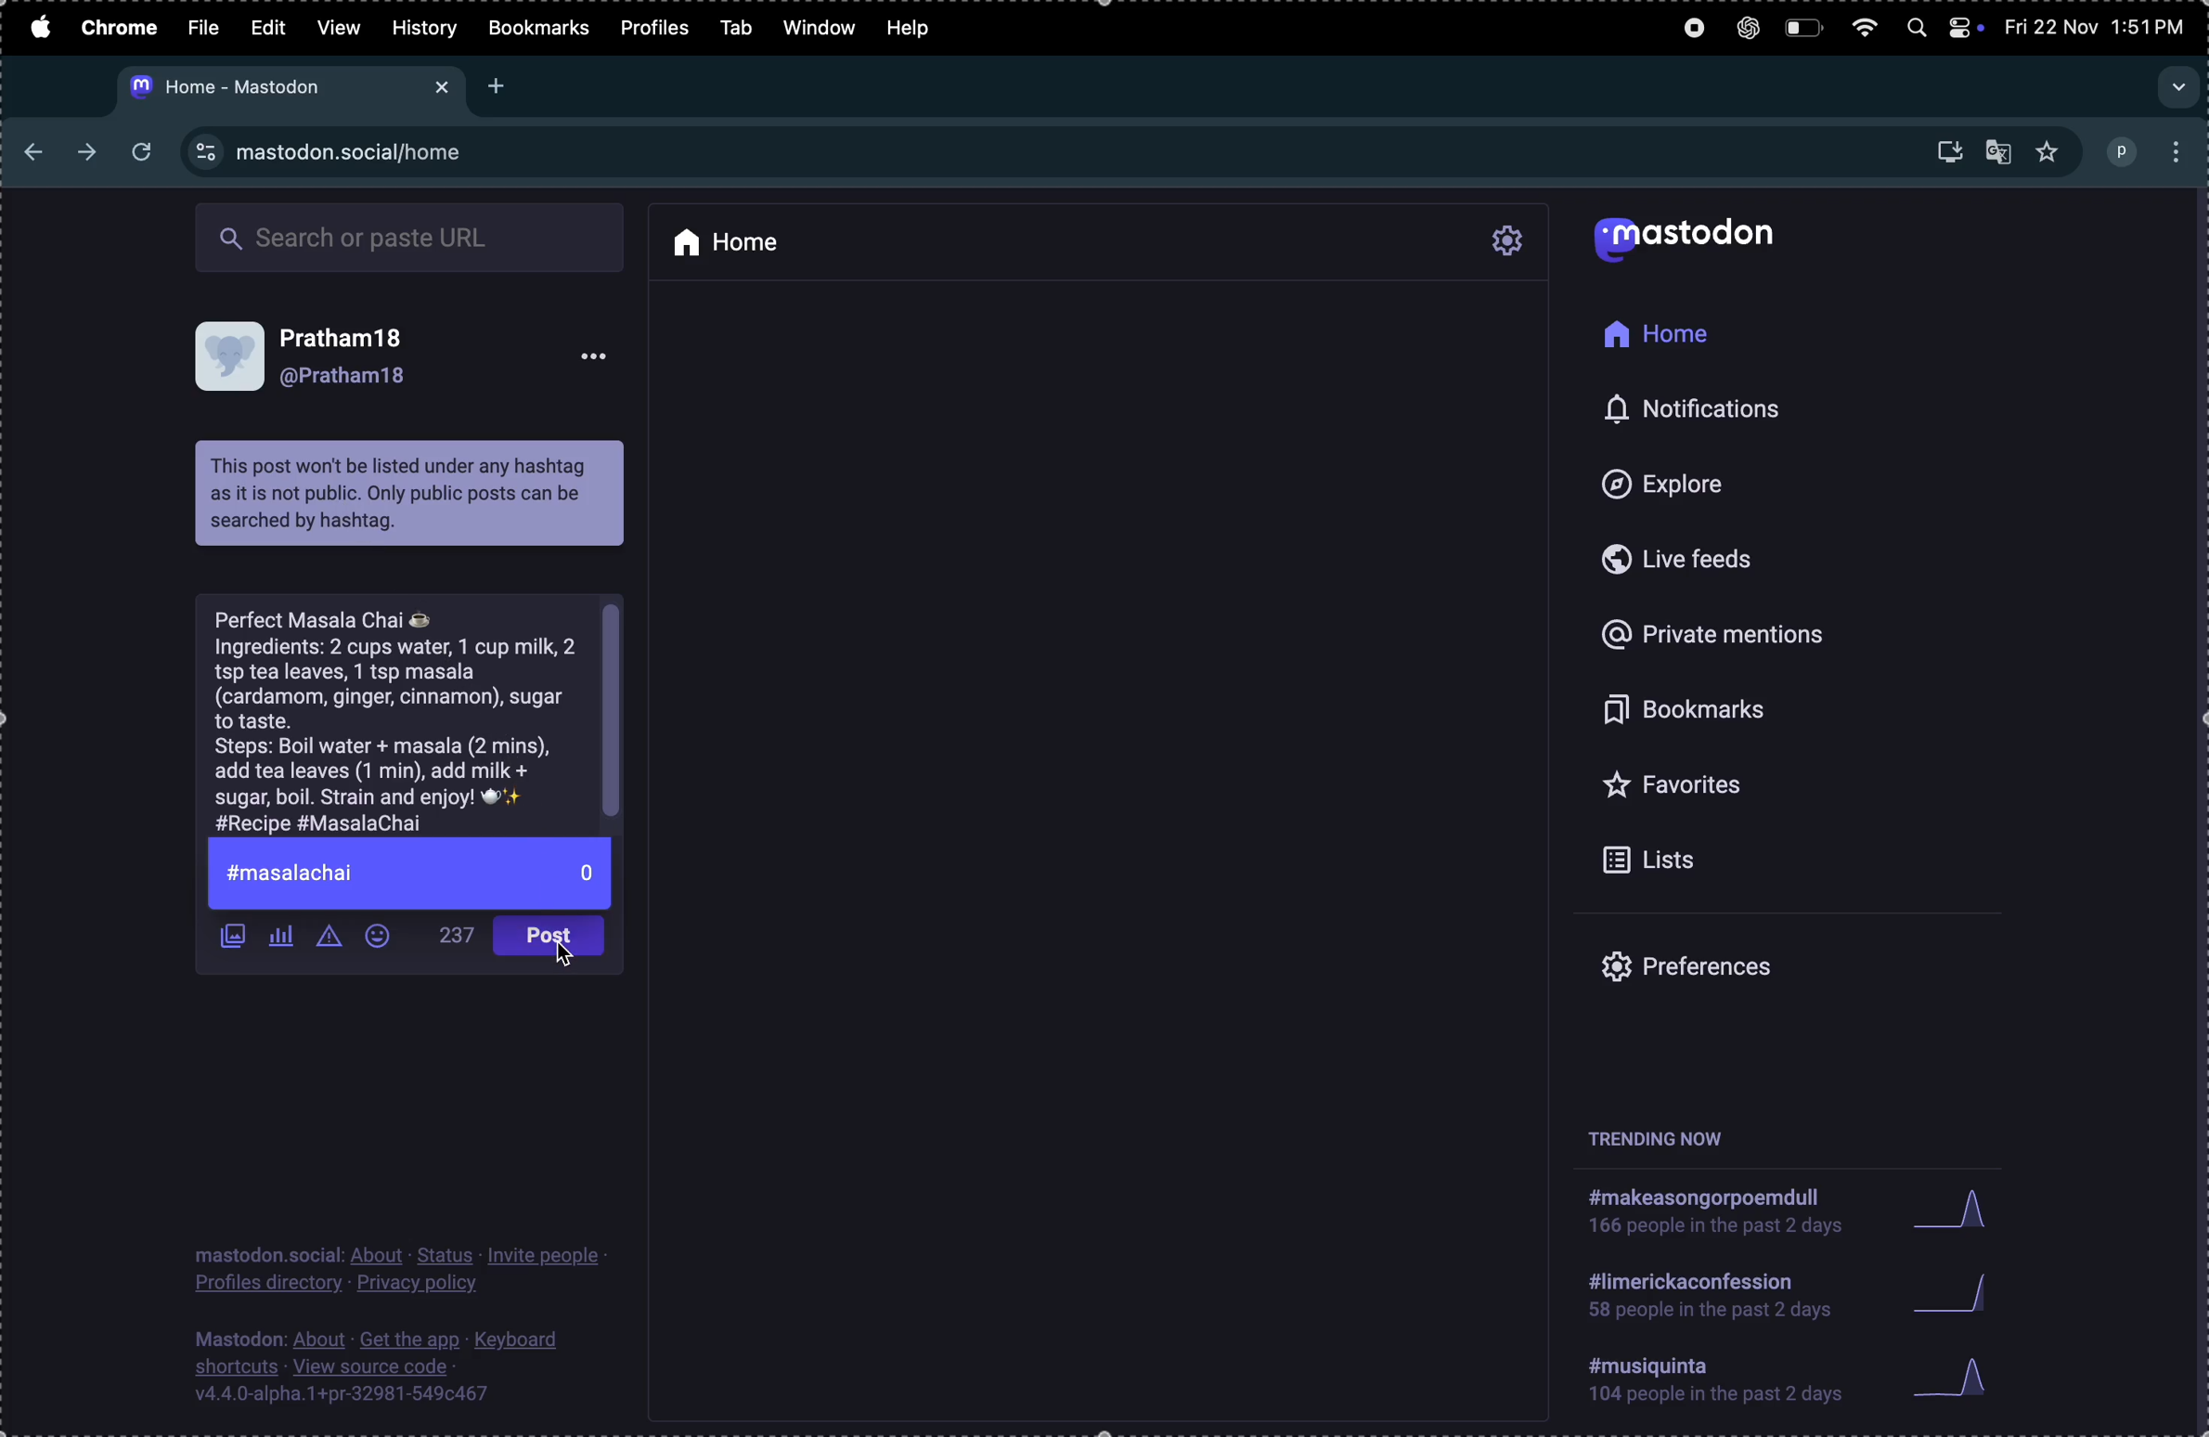 The image size is (2209, 1437). What do you see at coordinates (391, 152) in the screenshot?
I see `site url` at bounding box center [391, 152].